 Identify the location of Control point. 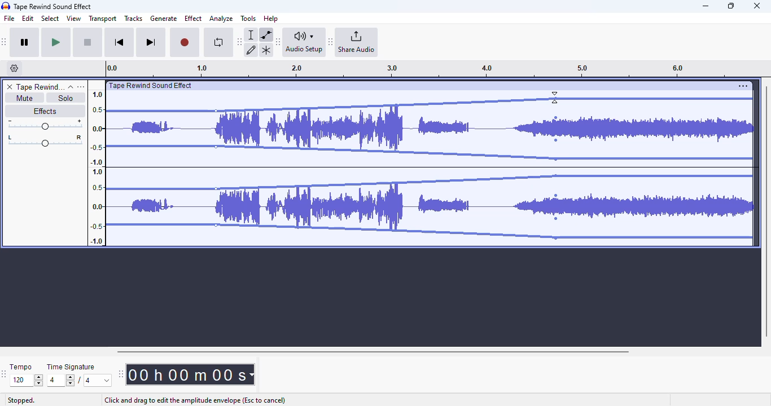
(216, 111).